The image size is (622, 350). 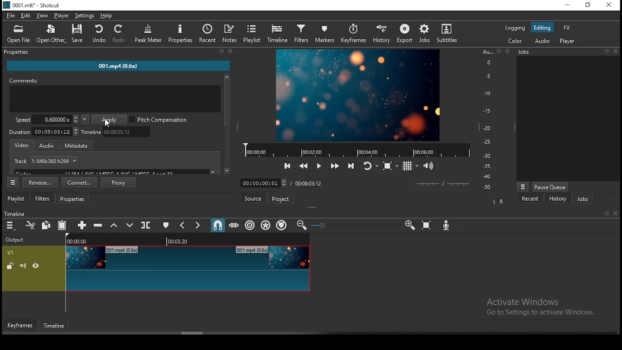 What do you see at coordinates (183, 225) in the screenshot?
I see `previous marker` at bounding box center [183, 225].